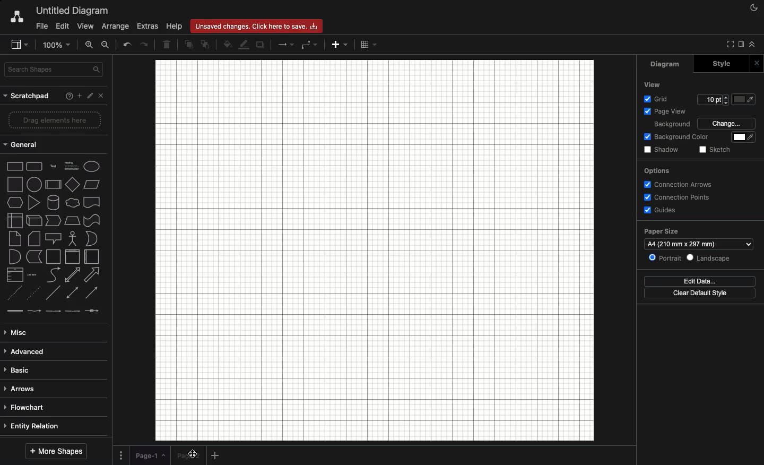 The width and height of the screenshot is (764, 465). Describe the element at coordinates (190, 44) in the screenshot. I see `To front` at that location.